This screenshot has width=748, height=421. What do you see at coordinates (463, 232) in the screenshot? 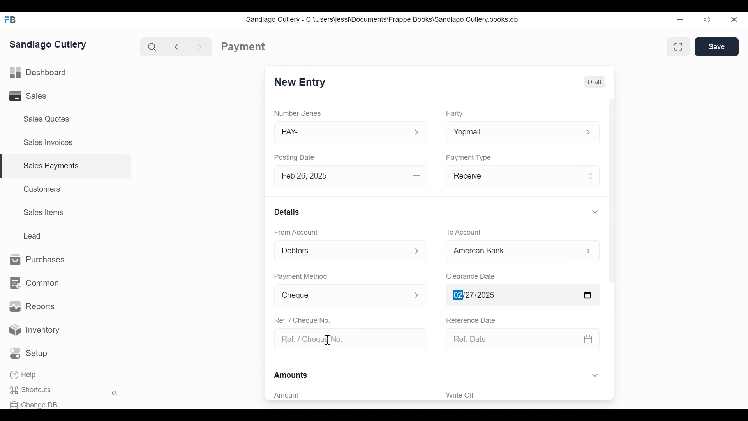
I see `To Account` at bounding box center [463, 232].